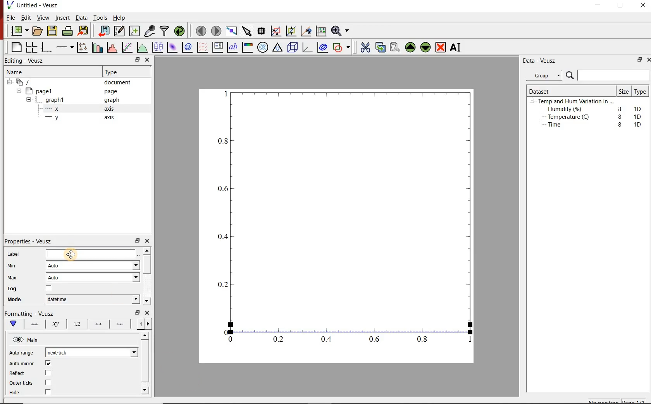 This screenshot has width=651, height=404. What do you see at coordinates (148, 60) in the screenshot?
I see `close` at bounding box center [148, 60].